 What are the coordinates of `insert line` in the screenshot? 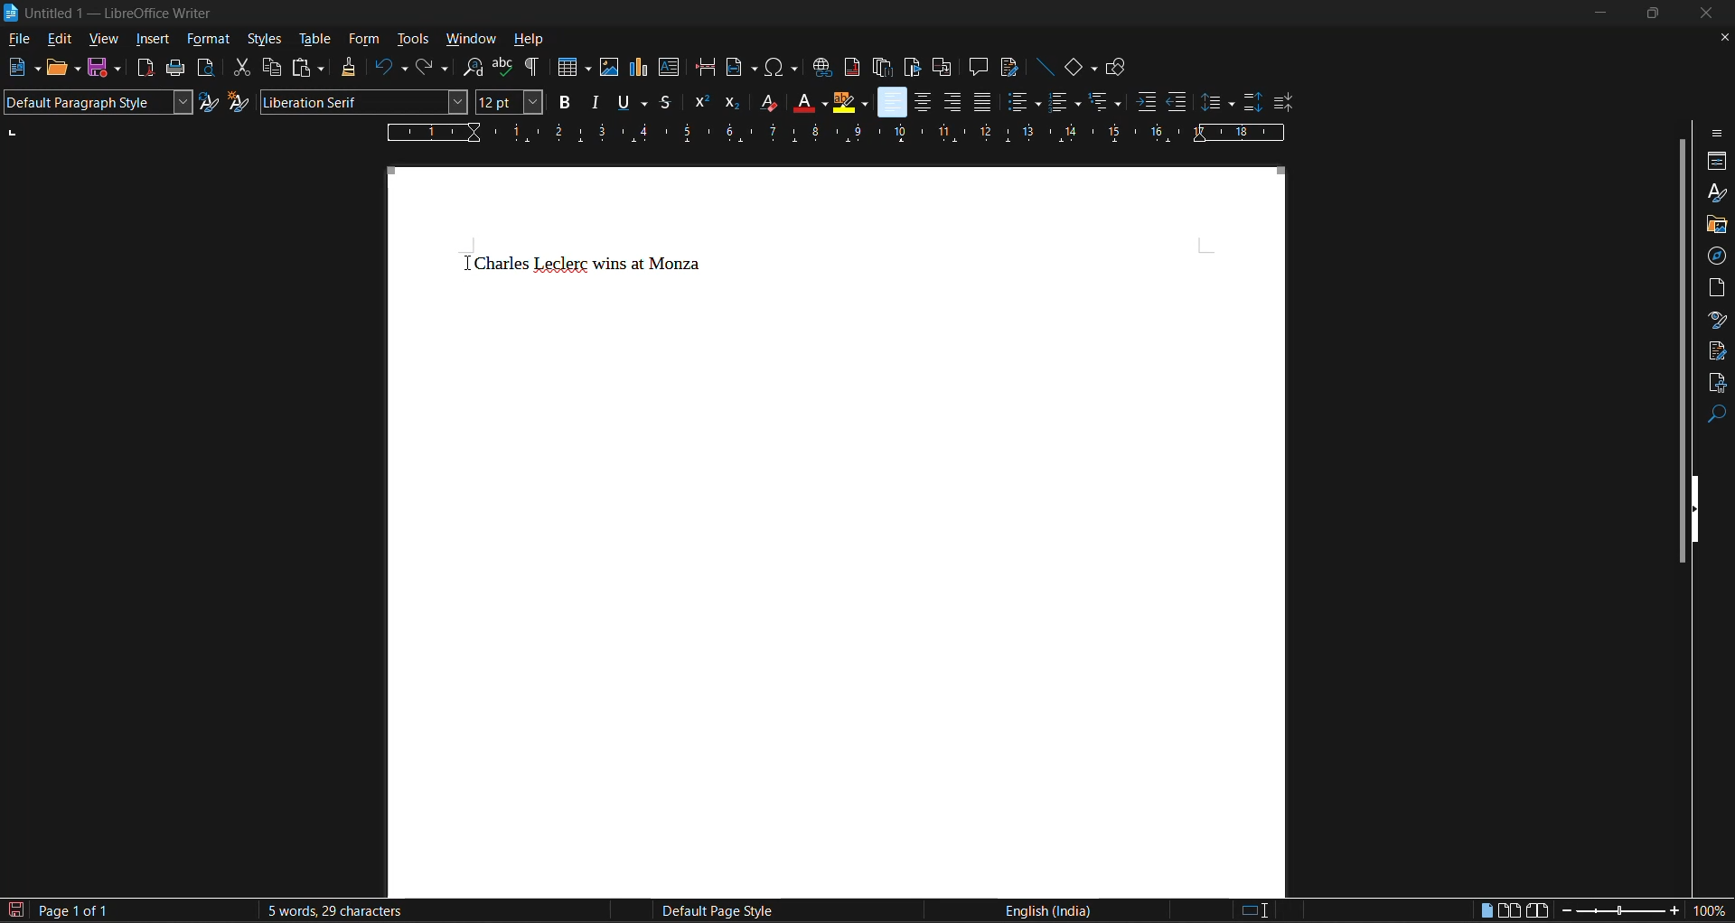 It's located at (1046, 66).